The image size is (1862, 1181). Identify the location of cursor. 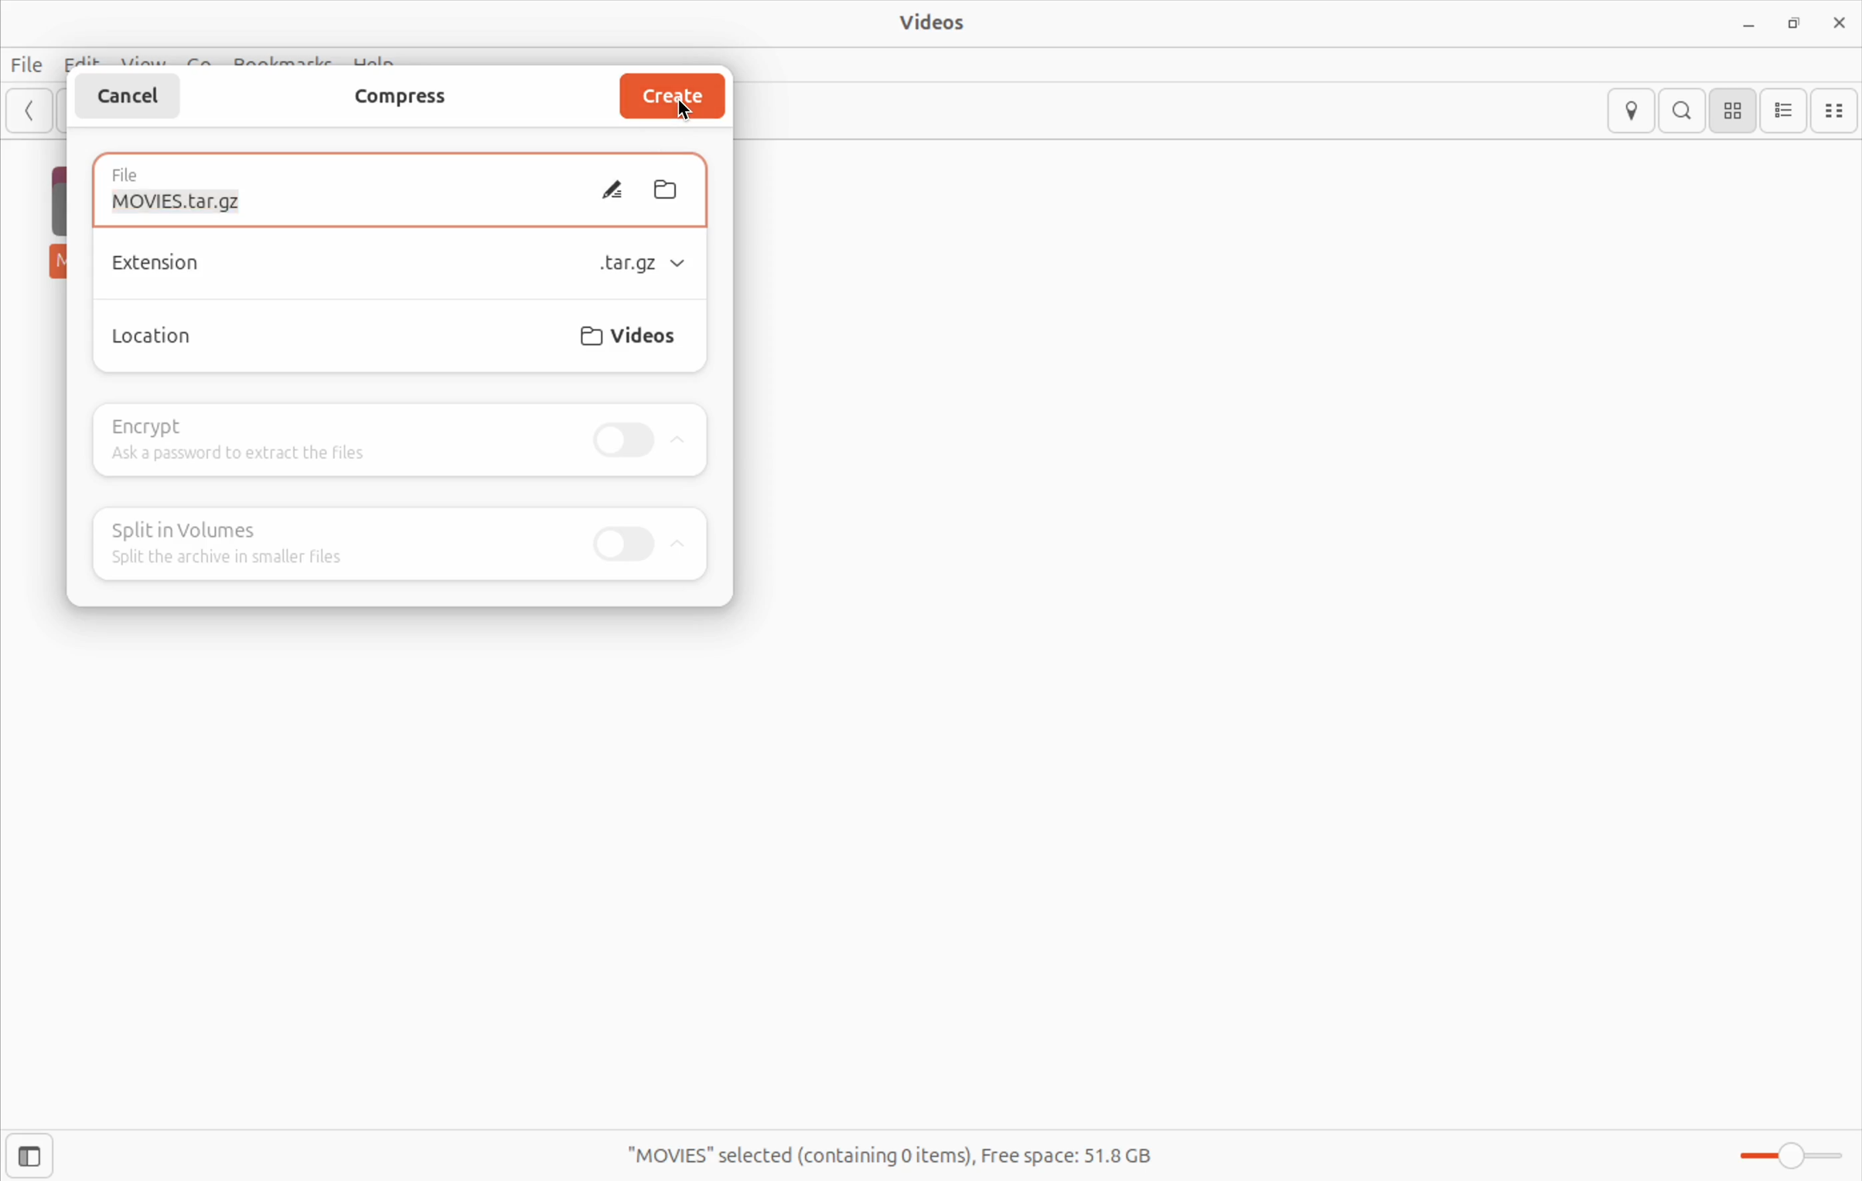
(688, 114).